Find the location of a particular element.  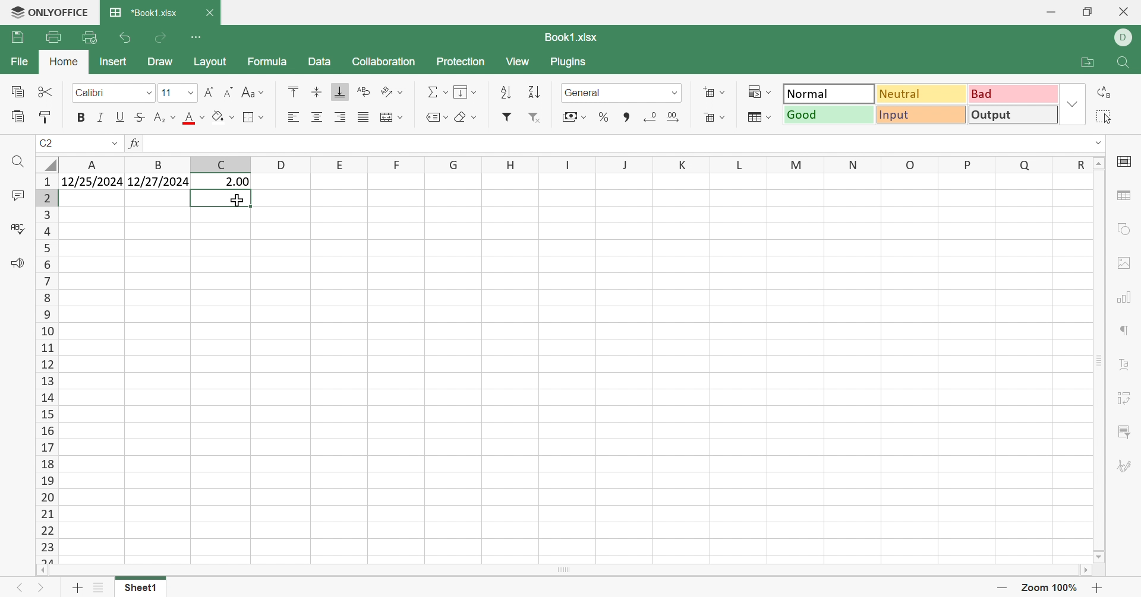

Copy is located at coordinates (18, 91).